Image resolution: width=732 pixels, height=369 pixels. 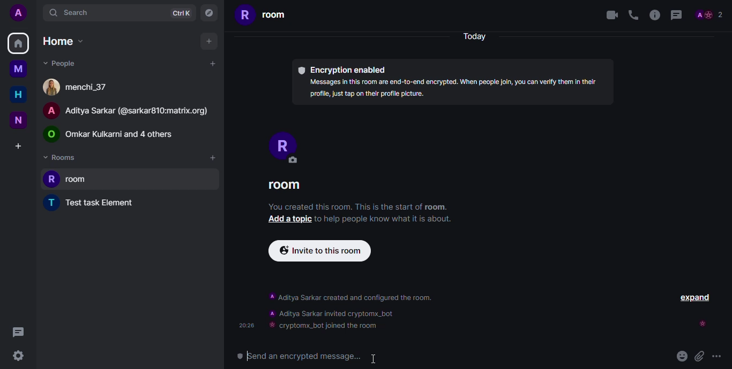 I want to click on navigator, so click(x=208, y=13).